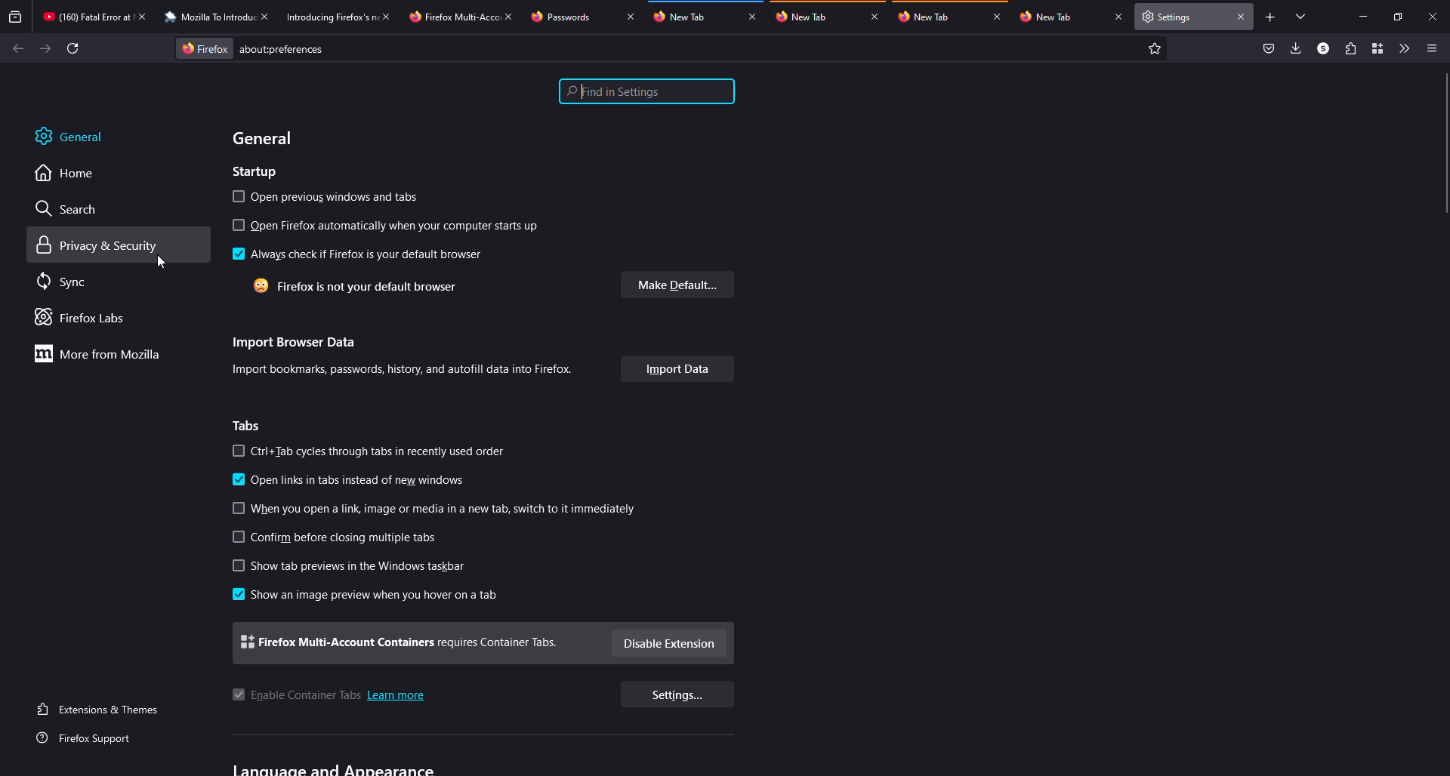 Image resolution: width=1450 pixels, height=776 pixels. Describe the element at coordinates (924, 16) in the screenshot. I see `tab` at that location.